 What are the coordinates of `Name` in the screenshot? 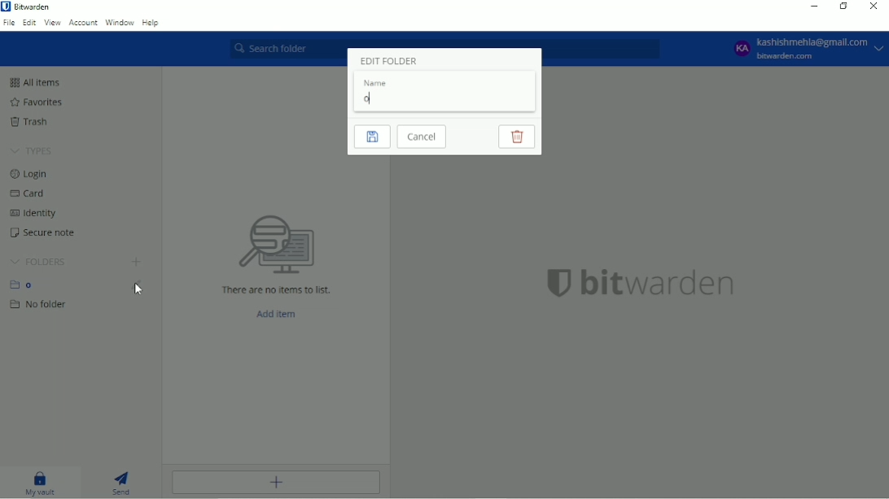 It's located at (377, 83).